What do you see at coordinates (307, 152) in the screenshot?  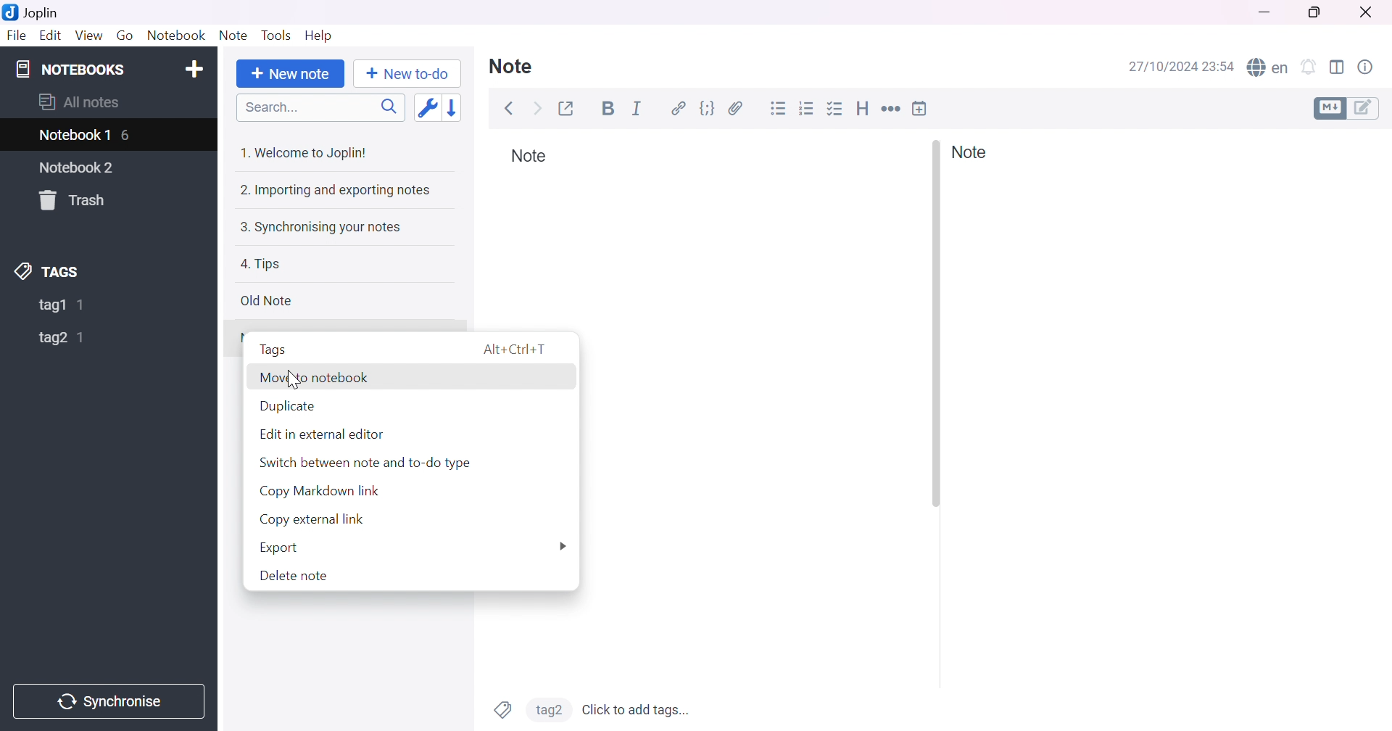 I see `1. Welcome to Joplin!` at bounding box center [307, 152].